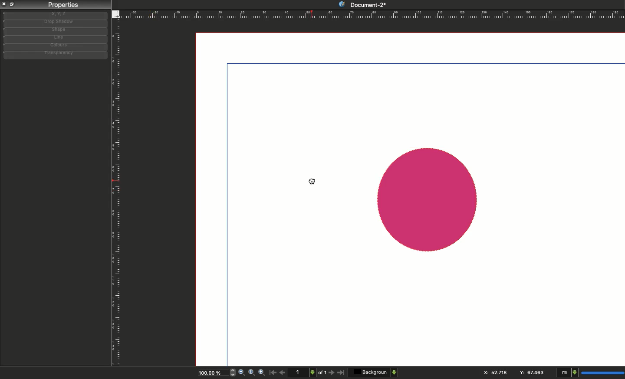 This screenshot has width=625, height=379. What do you see at coordinates (56, 54) in the screenshot?
I see `Transparency` at bounding box center [56, 54].